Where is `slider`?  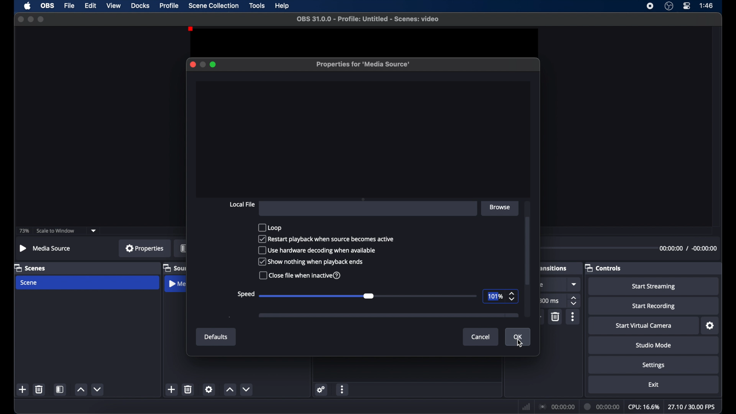
slider is located at coordinates (368, 295).